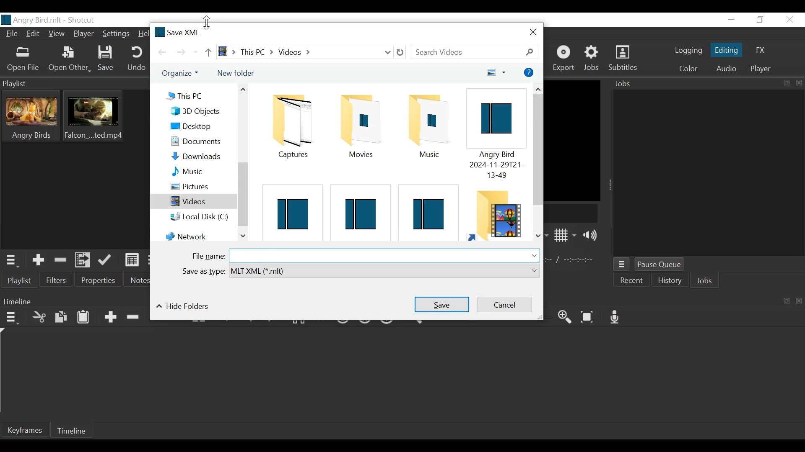 The image size is (805, 452). I want to click on Clip, so click(94, 116).